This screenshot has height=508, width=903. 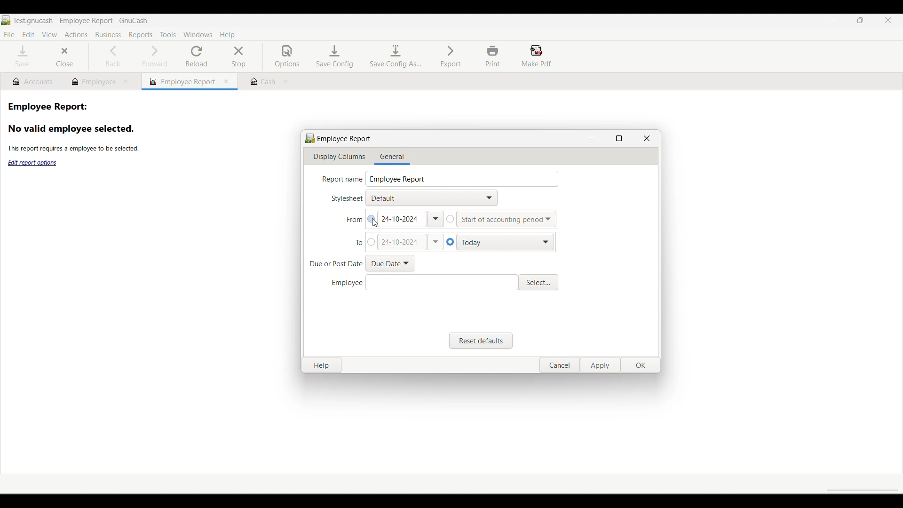 I want to click on Select preset From date, so click(x=450, y=219).